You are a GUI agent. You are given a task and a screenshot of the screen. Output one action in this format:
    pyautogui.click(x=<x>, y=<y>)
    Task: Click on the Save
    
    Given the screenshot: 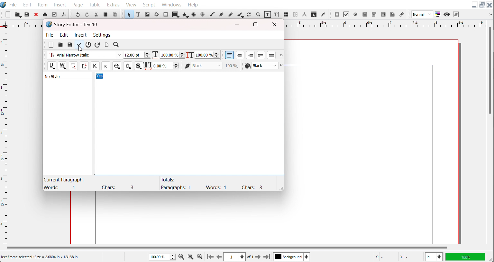 What is the action you would take?
    pyautogui.click(x=18, y=14)
    